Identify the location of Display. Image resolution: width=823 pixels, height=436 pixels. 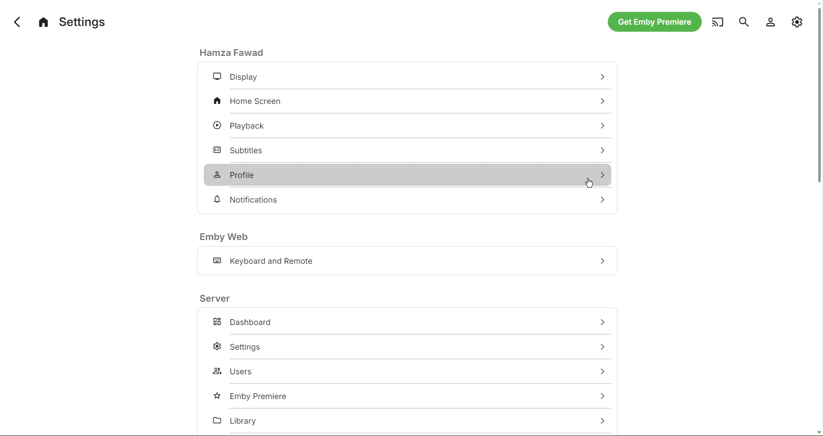
(236, 78).